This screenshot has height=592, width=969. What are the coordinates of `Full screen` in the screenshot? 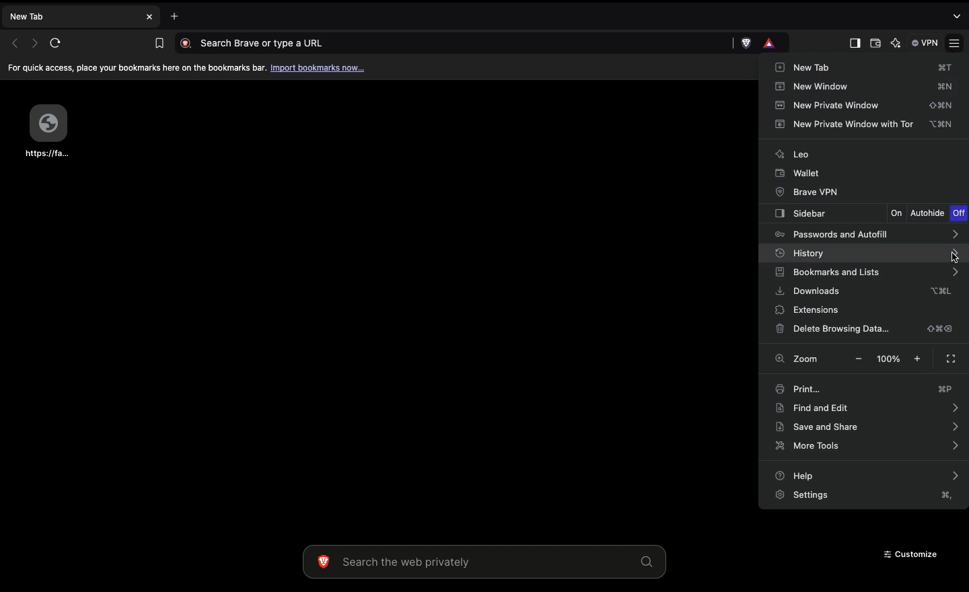 It's located at (945, 357).